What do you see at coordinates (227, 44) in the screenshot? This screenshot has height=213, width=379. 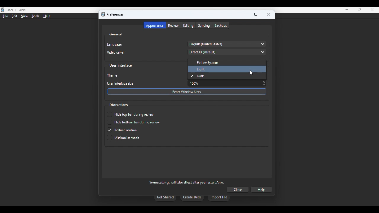 I see `english (United States)` at bounding box center [227, 44].